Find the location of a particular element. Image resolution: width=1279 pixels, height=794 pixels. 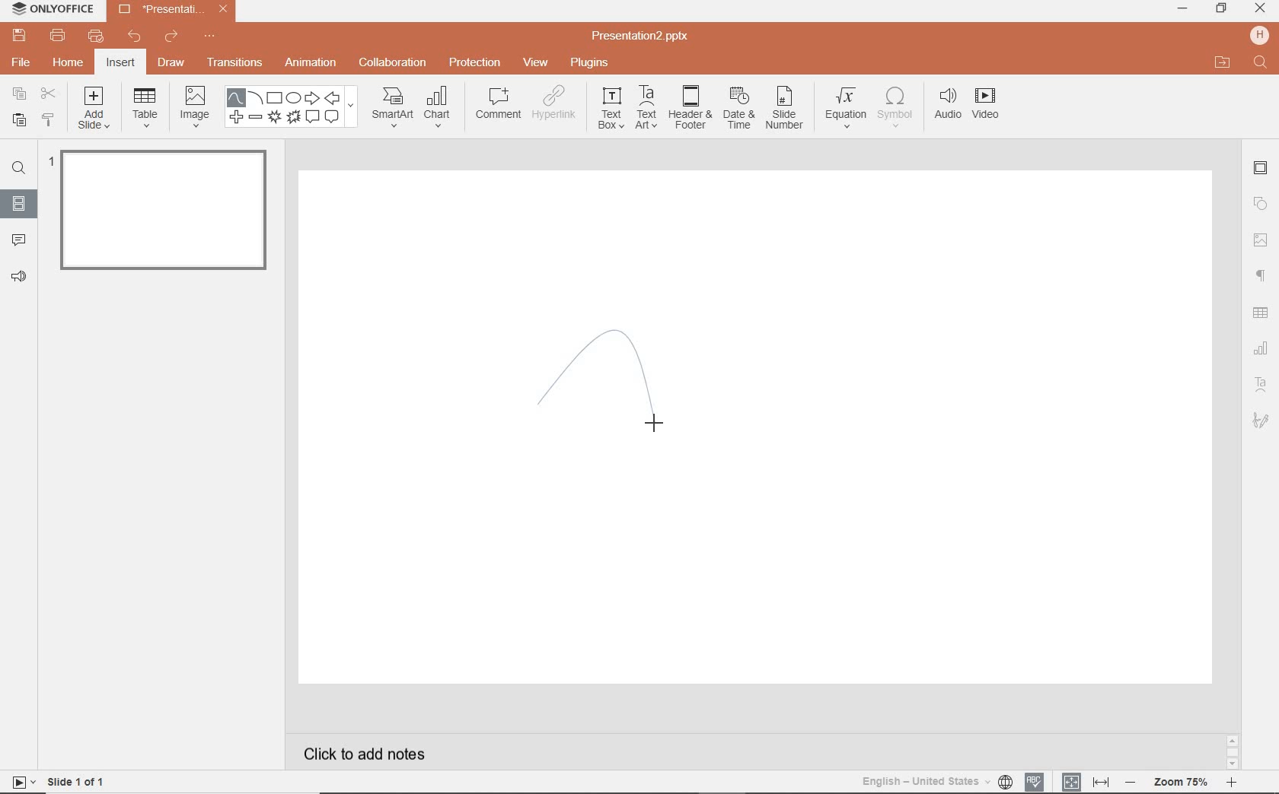

SCROLLBAR is located at coordinates (1232, 750).